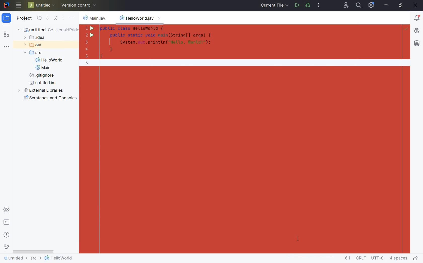 This screenshot has height=263, width=423. I want to click on Highlight: All Problems, so click(406, 29).